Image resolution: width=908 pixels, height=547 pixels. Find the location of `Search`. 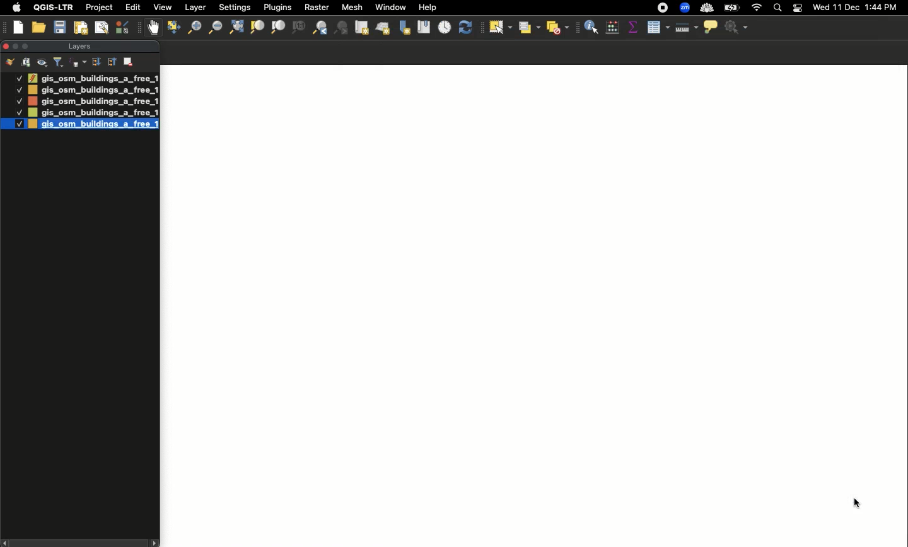

Search is located at coordinates (776, 9).